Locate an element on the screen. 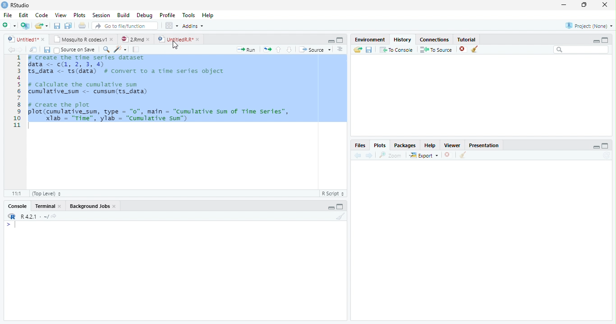 The height and width of the screenshot is (324, 616). Mosquito R codes is located at coordinates (84, 39).